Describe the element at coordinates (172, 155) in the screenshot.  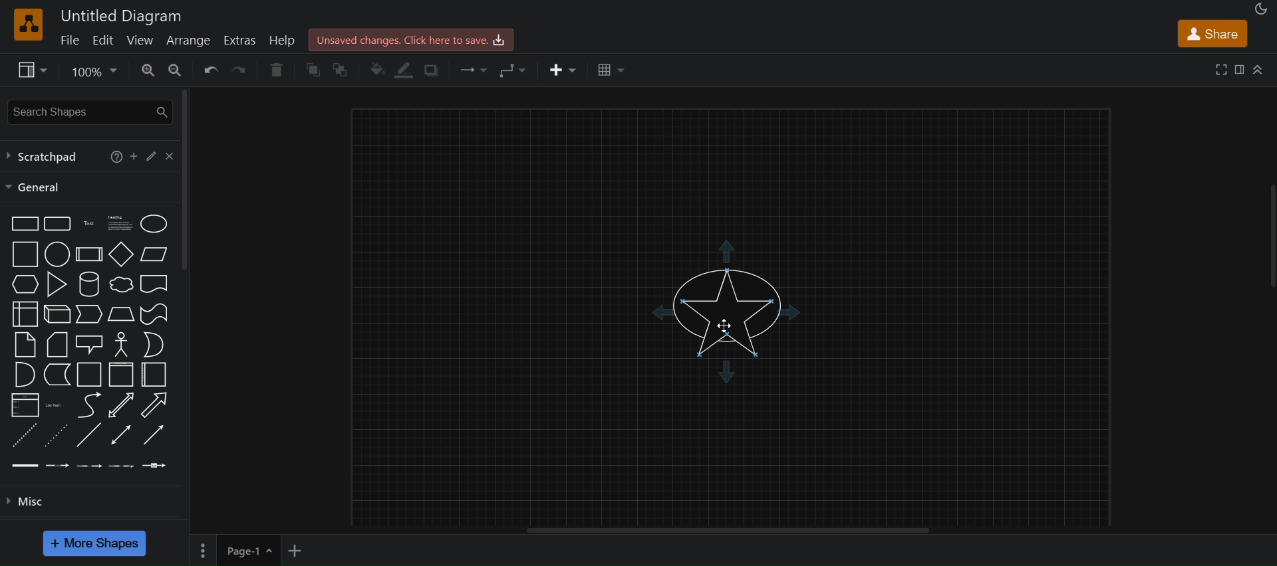
I see `close` at that location.